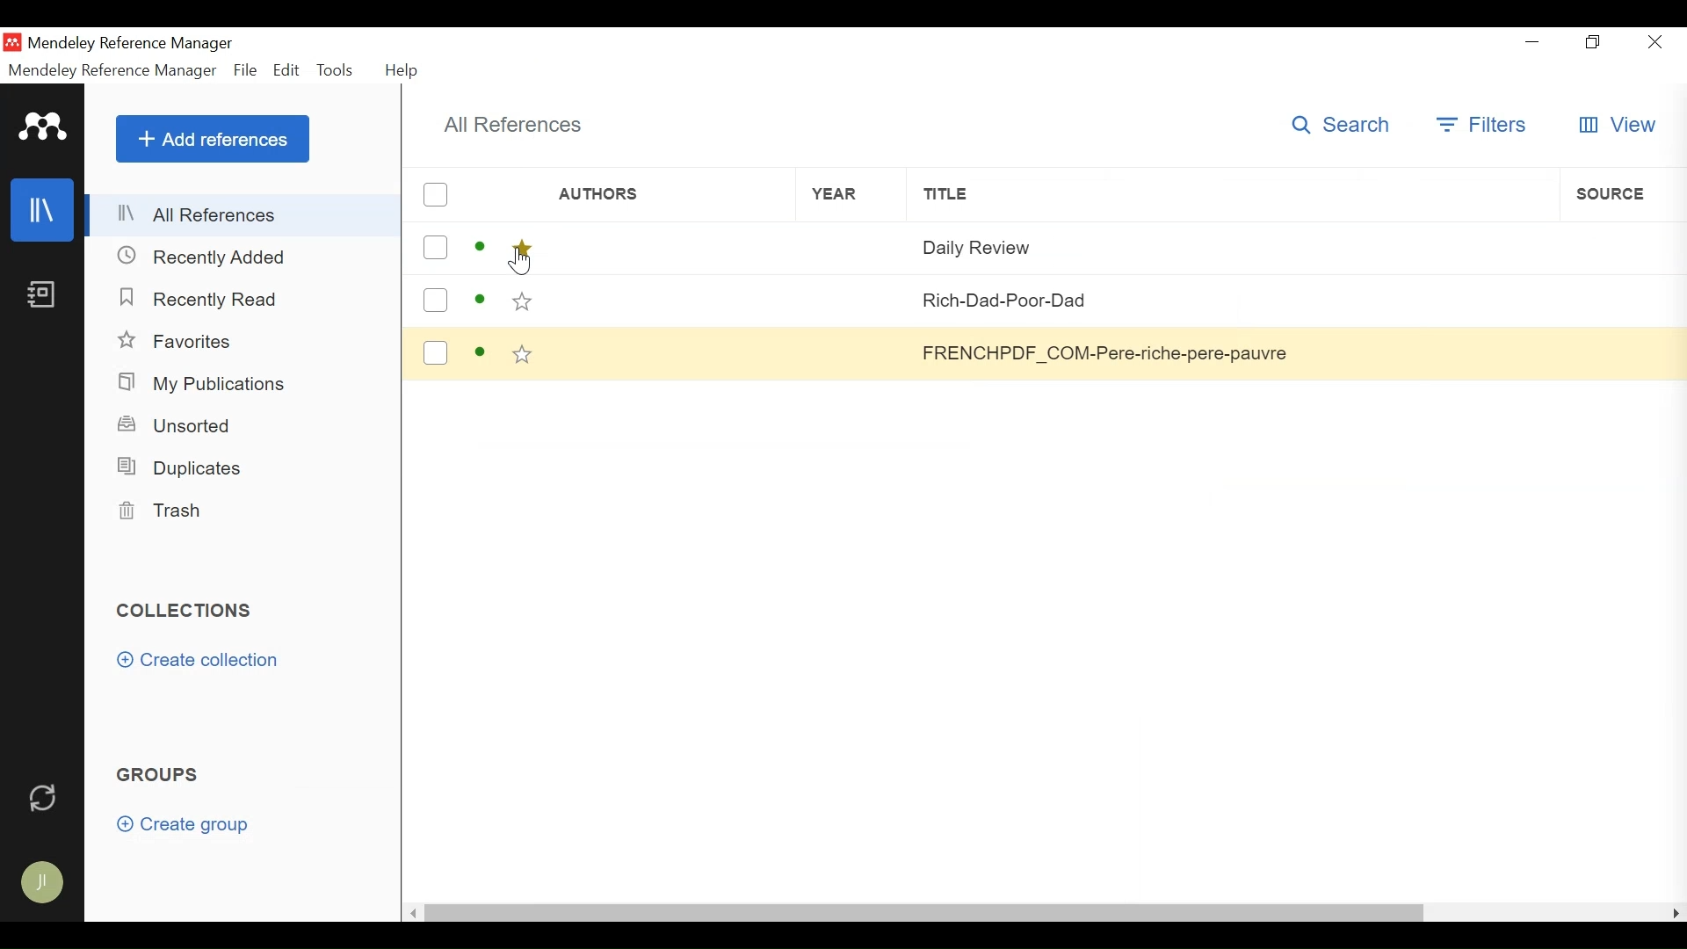 Image resolution: width=1687 pixels, height=949 pixels. I want to click on Mendeley Desktop Icon, so click(12, 43).